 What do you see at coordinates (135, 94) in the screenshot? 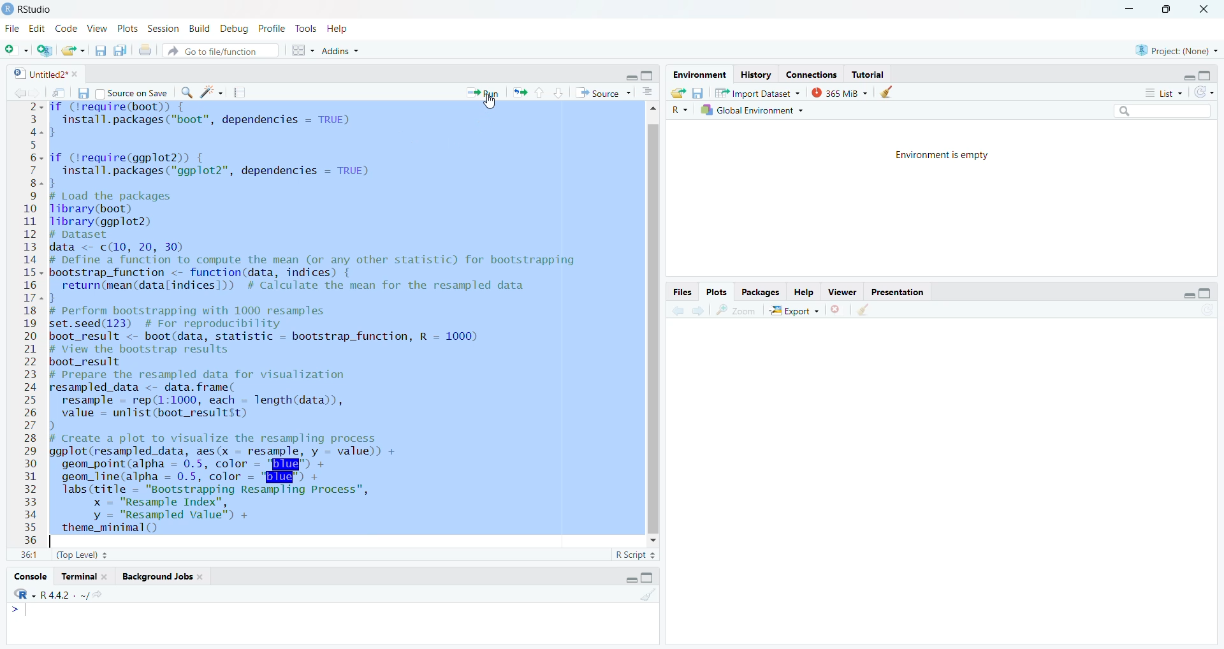
I see `source on save` at bounding box center [135, 94].